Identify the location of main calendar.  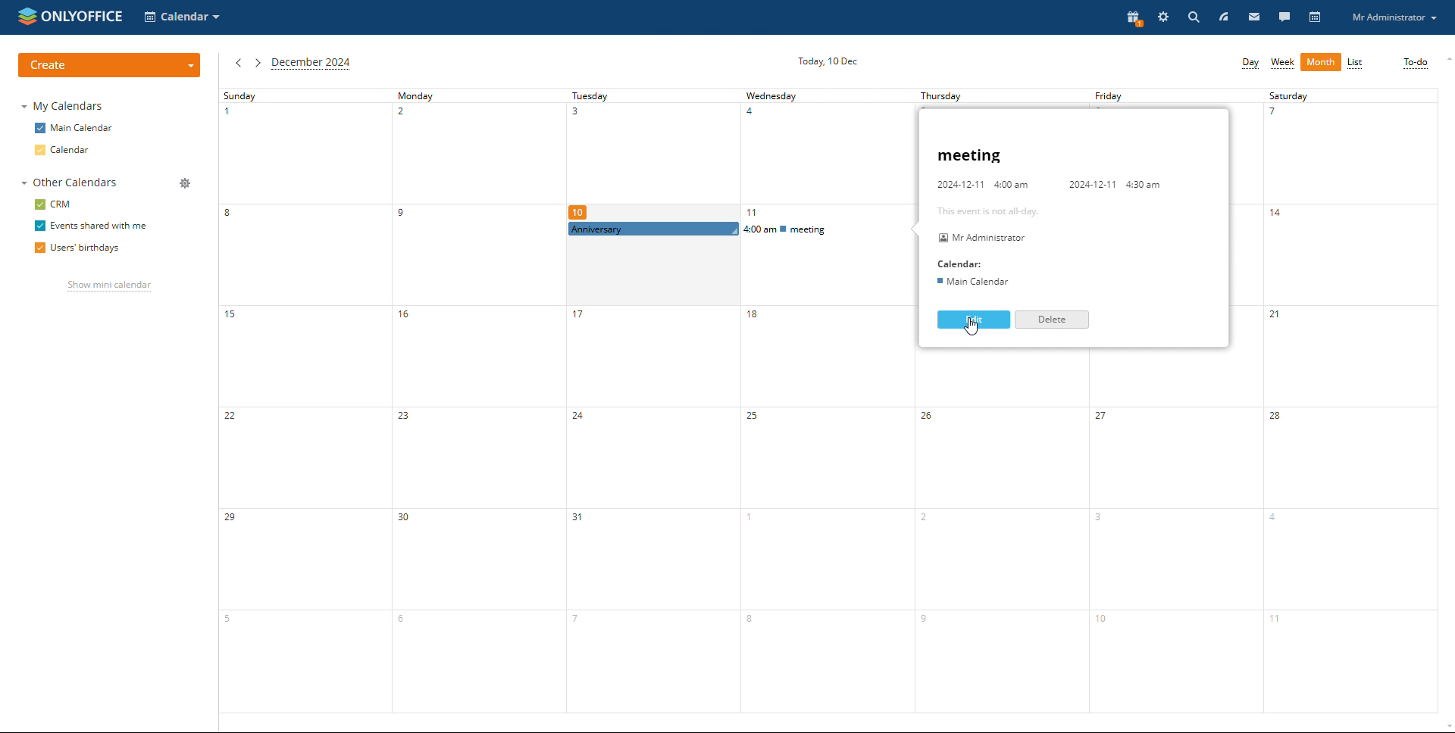
(971, 282).